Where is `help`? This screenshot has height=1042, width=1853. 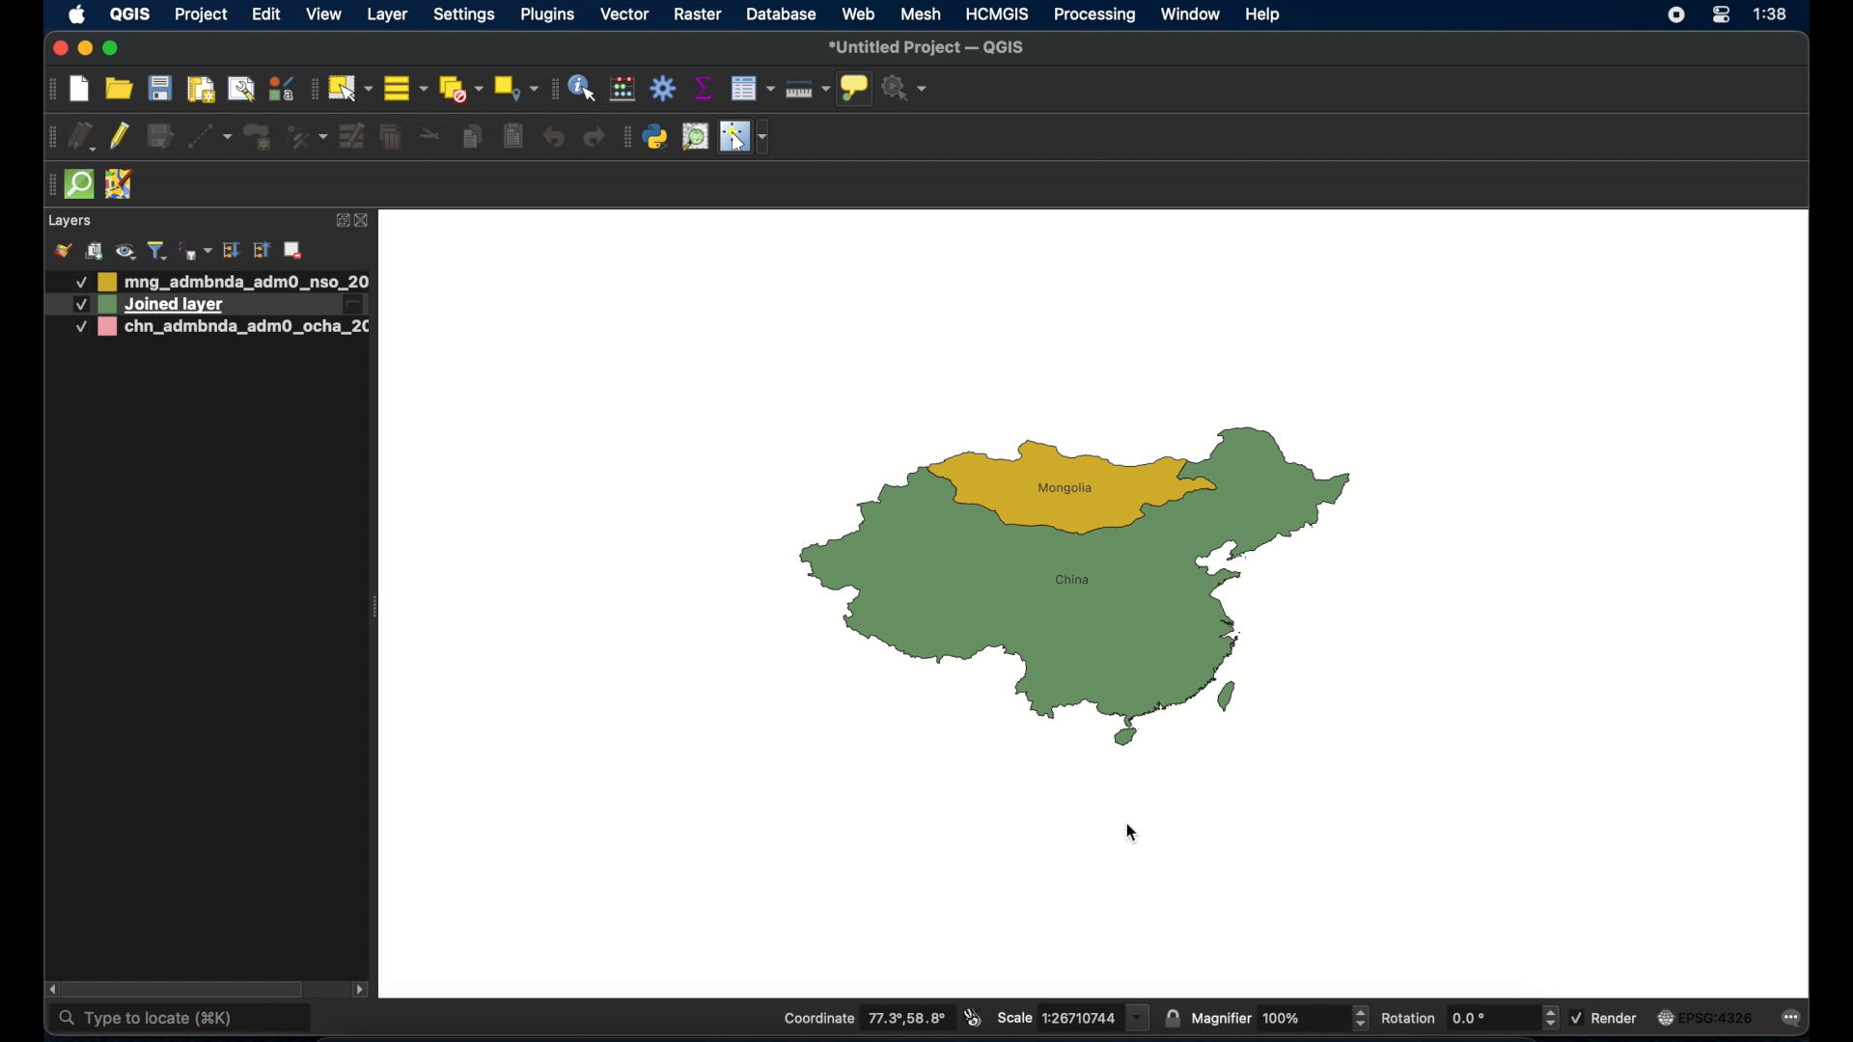
help is located at coordinates (1264, 14).